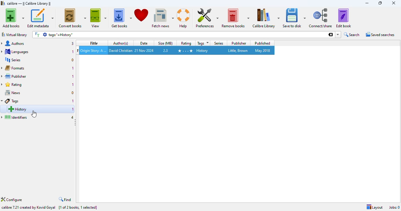  What do you see at coordinates (338, 35) in the screenshot?
I see `dropdown` at bounding box center [338, 35].